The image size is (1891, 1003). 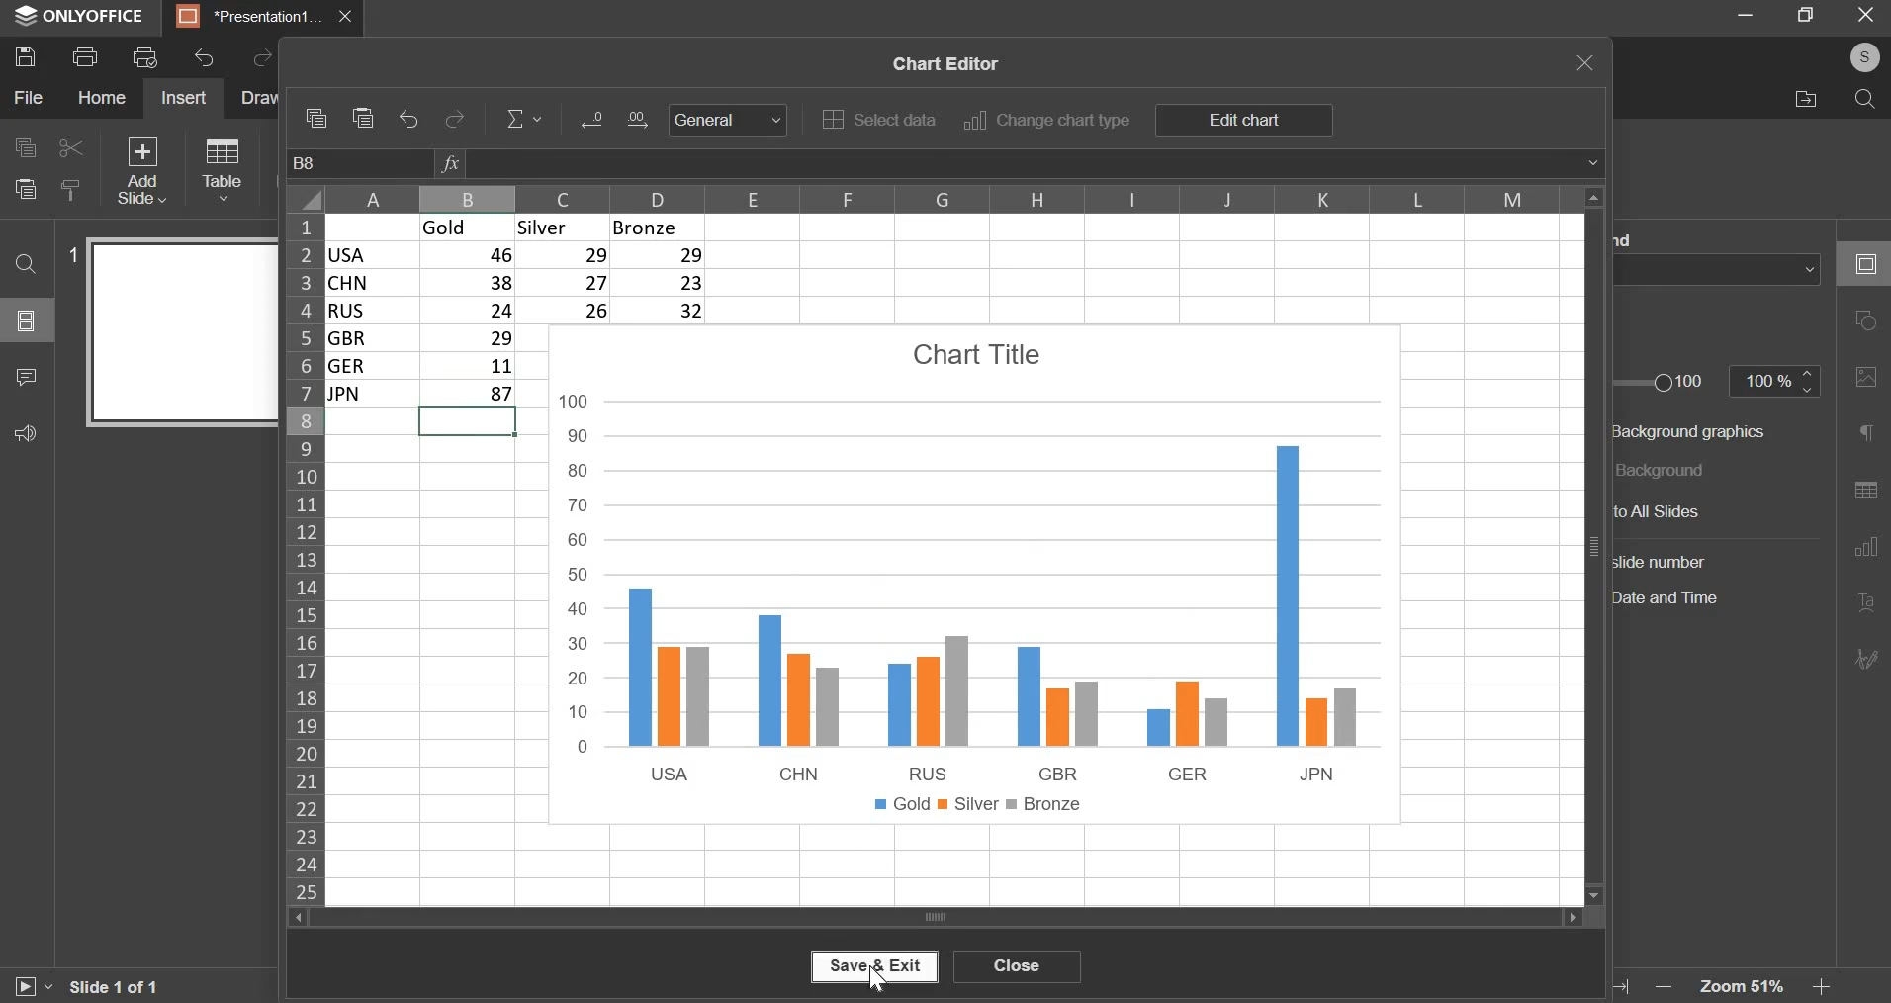 I want to click on change chart type, so click(x=1047, y=121).